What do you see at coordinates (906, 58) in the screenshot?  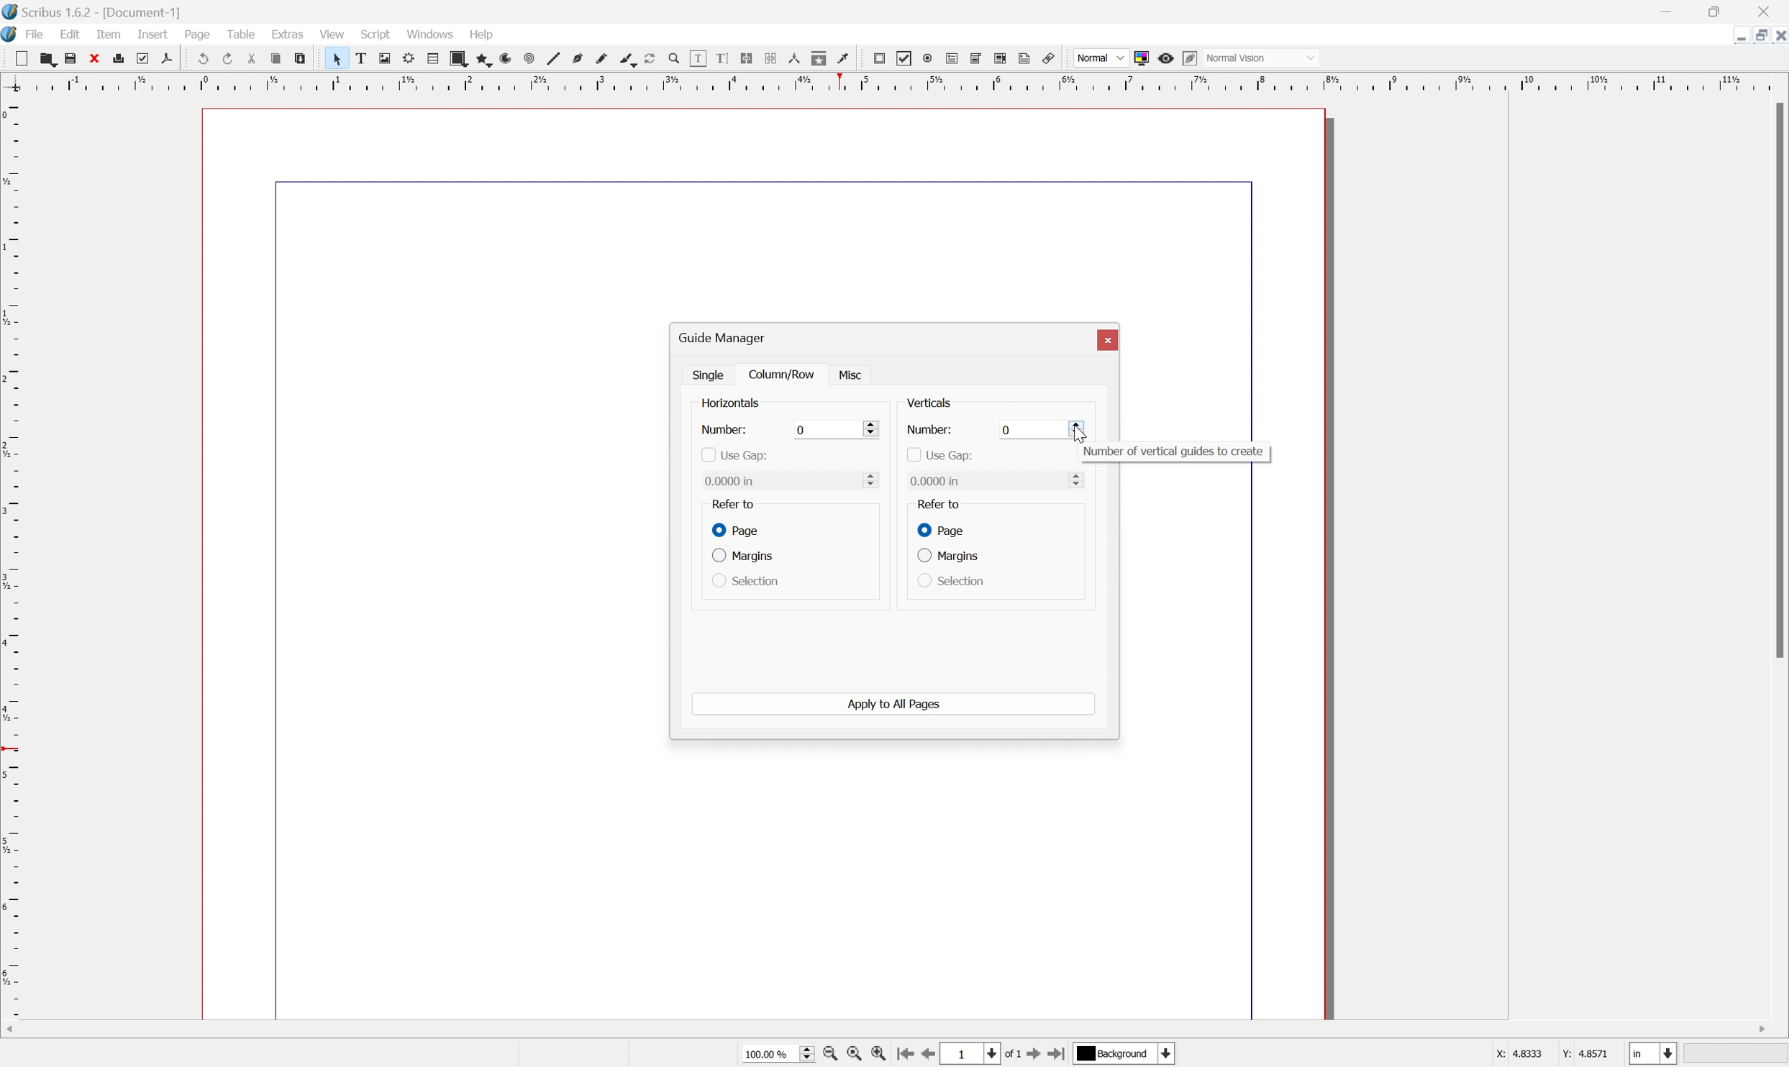 I see `pdf checkbox` at bounding box center [906, 58].